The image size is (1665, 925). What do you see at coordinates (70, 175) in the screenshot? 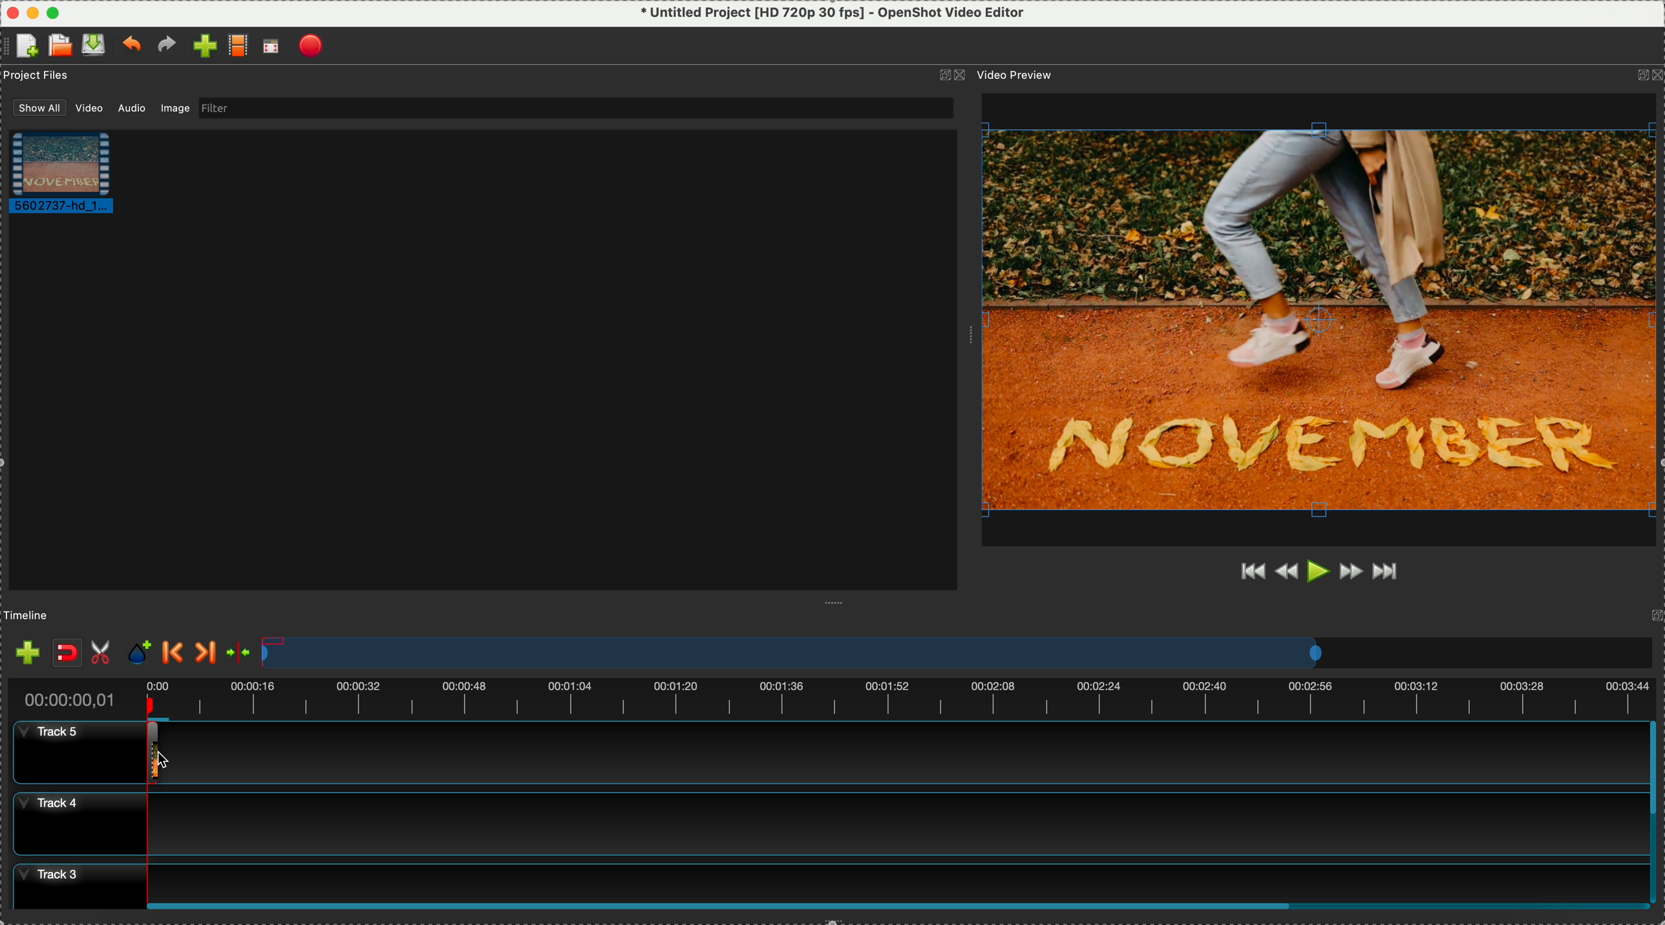
I see `video` at bounding box center [70, 175].